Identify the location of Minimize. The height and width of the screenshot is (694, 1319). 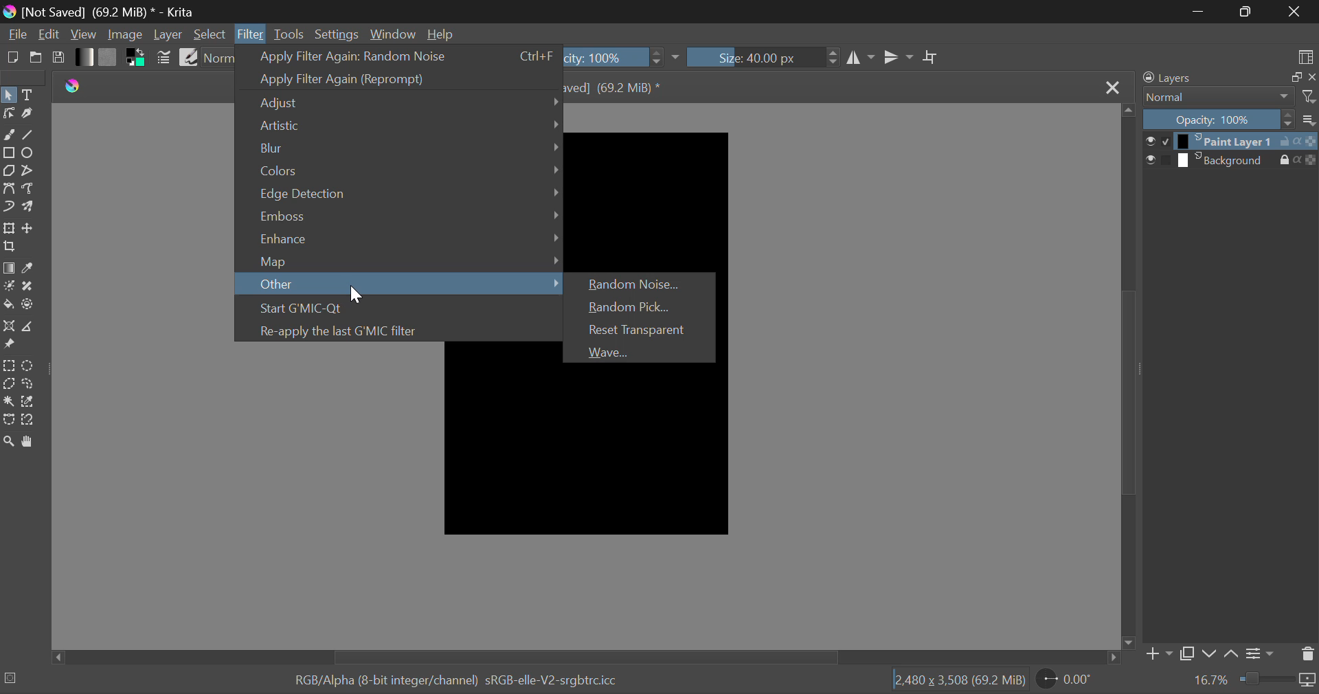
(1244, 12).